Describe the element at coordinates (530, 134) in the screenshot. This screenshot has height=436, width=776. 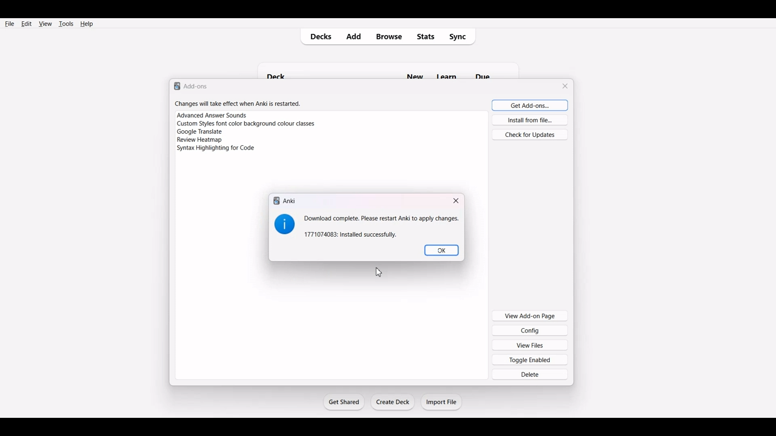
I see `Check for Updates` at that location.